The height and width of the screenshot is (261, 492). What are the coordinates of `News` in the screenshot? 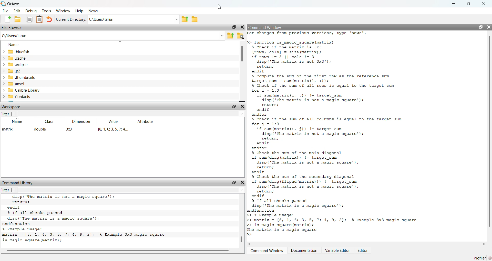 It's located at (93, 11).